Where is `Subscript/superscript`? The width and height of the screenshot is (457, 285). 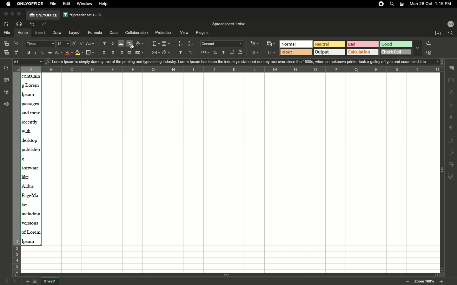 Subscript/superscript is located at coordinates (59, 53).